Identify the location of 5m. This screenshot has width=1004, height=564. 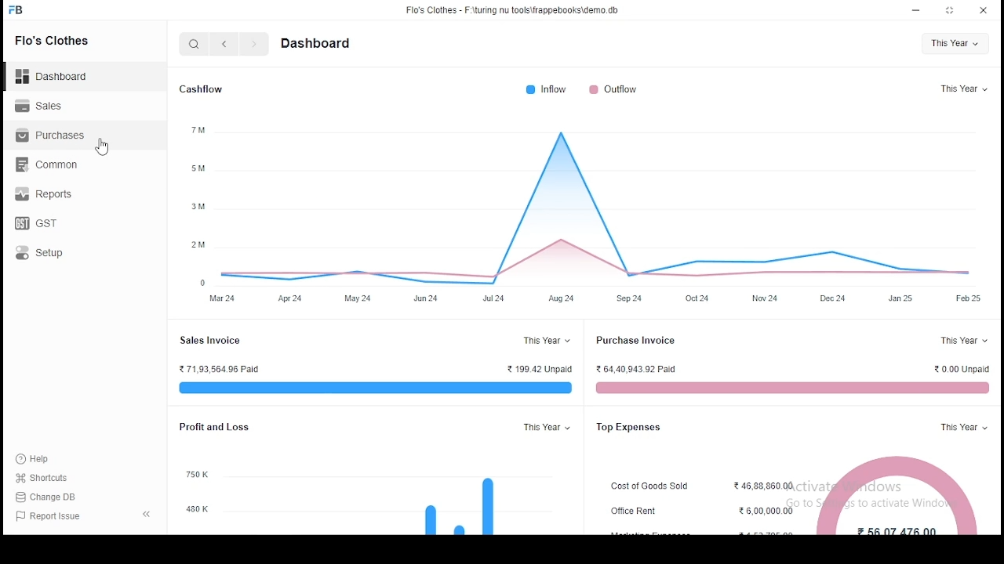
(201, 168).